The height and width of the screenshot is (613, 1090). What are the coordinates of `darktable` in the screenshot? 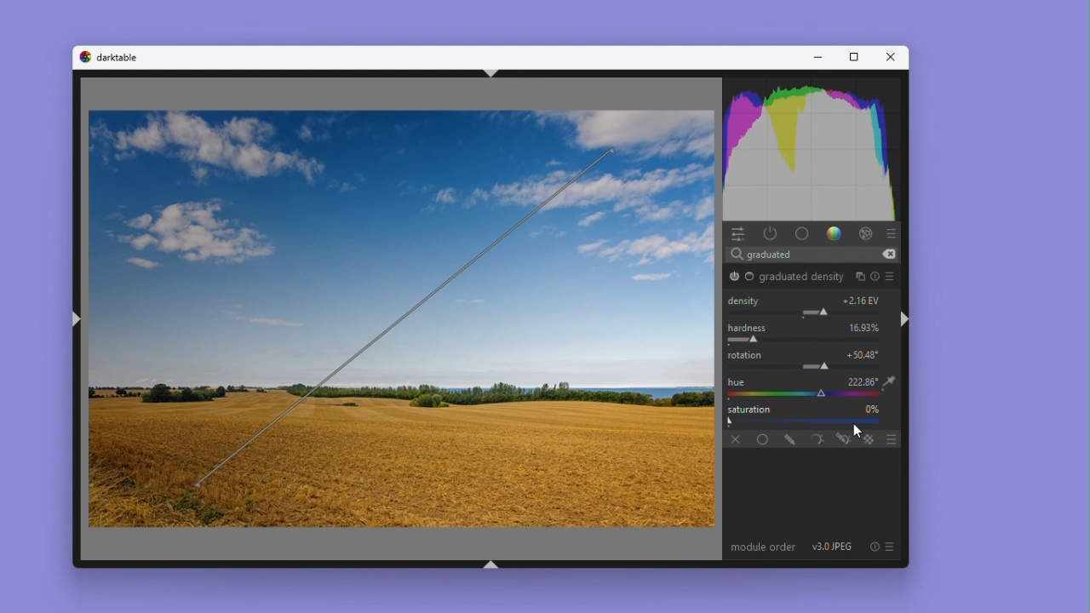 It's located at (122, 57).